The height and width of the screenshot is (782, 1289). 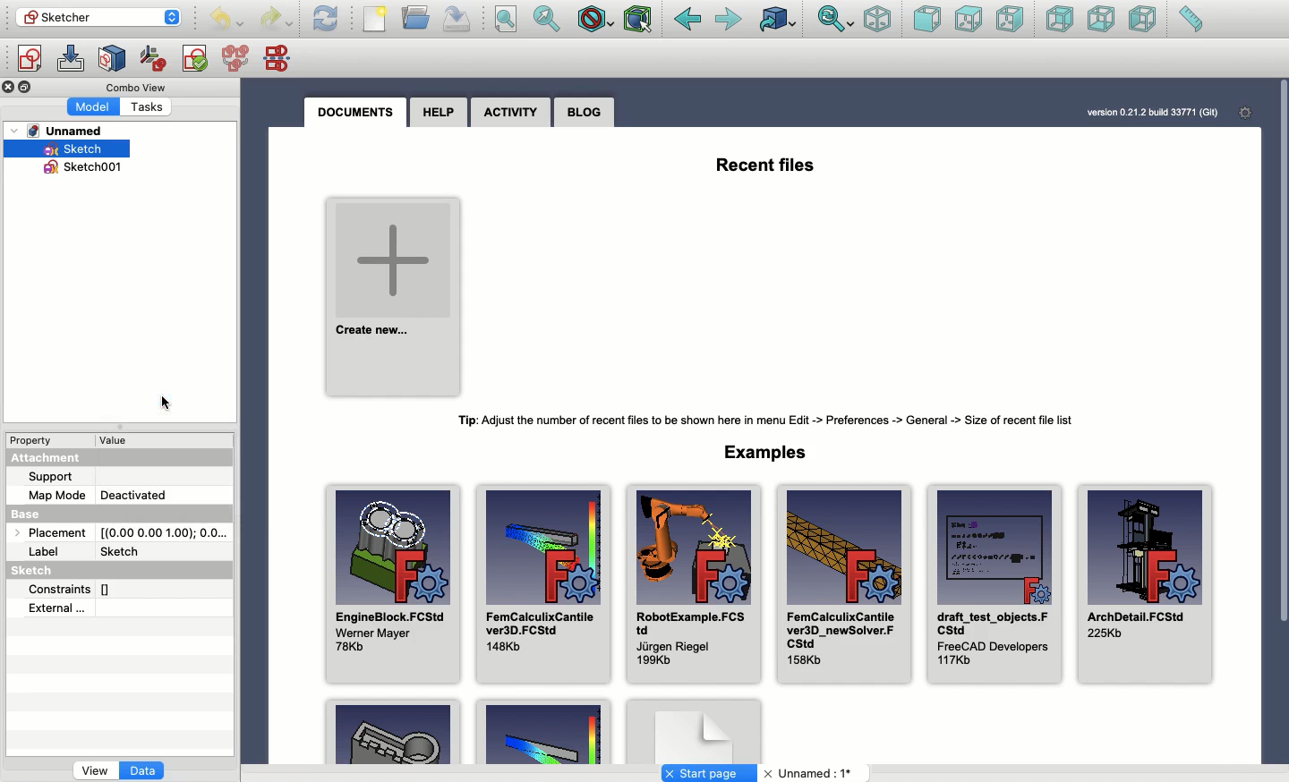 I want to click on FemCalculixCantile, so click(x=542, y=582).